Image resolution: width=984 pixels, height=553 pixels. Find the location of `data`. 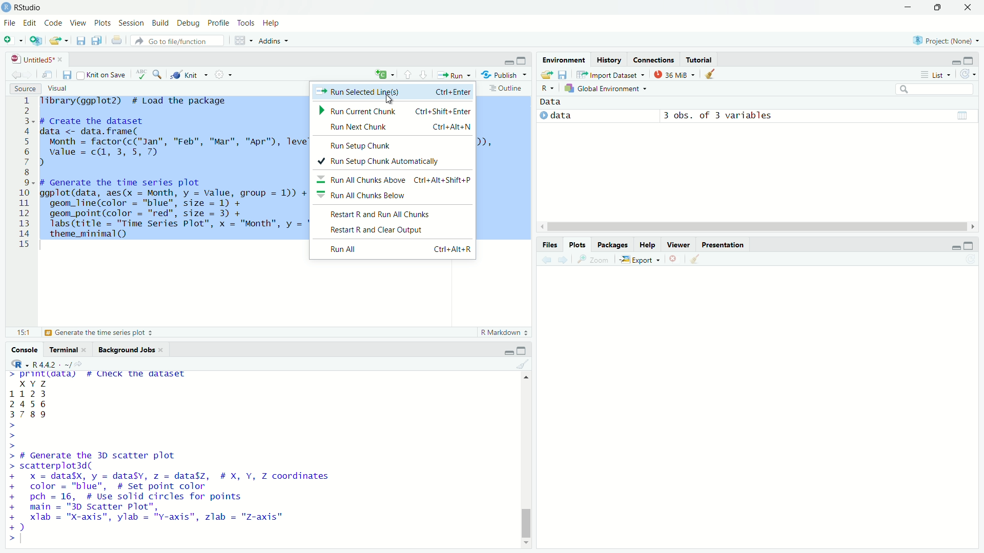

data is located at coordinates (555, 102).